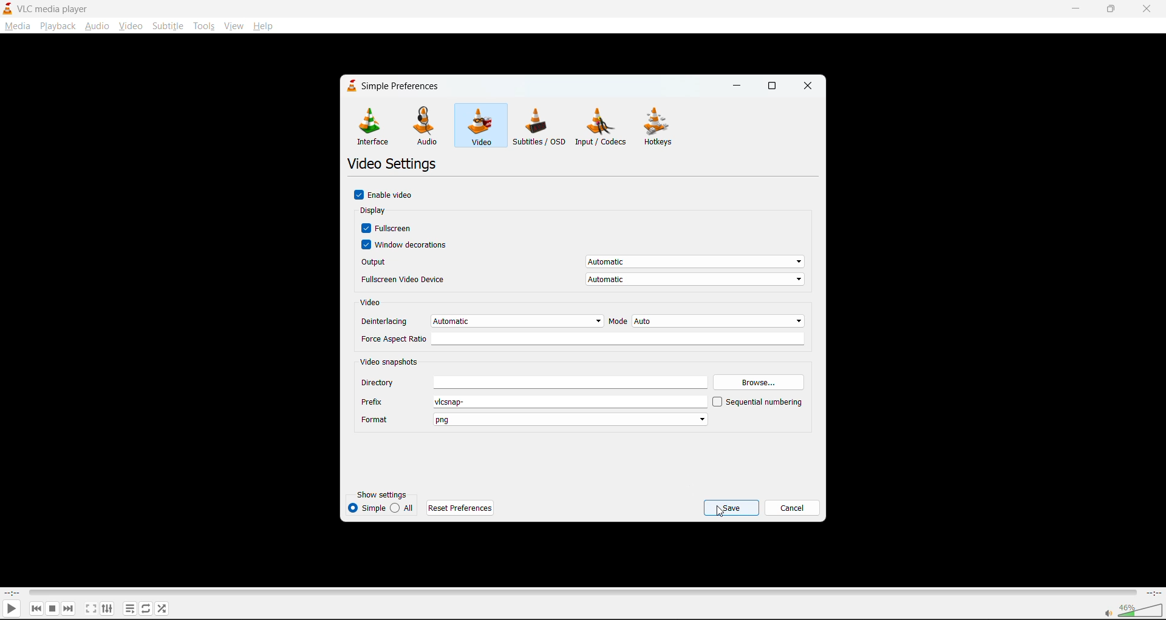 The height and width of the screenshot is (620, 1166). What do you see at coordinates (539, 127) in the screenshot?
I see `subtitles/osd` at bounding box center [539, 127].